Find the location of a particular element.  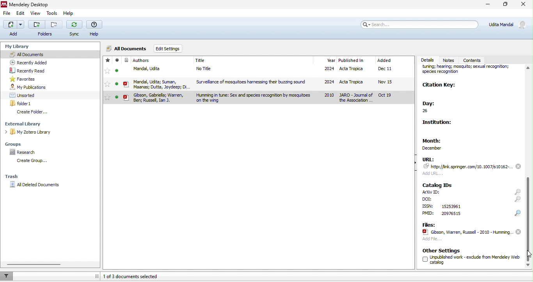

journal author name is located at coordinates (142, 60).